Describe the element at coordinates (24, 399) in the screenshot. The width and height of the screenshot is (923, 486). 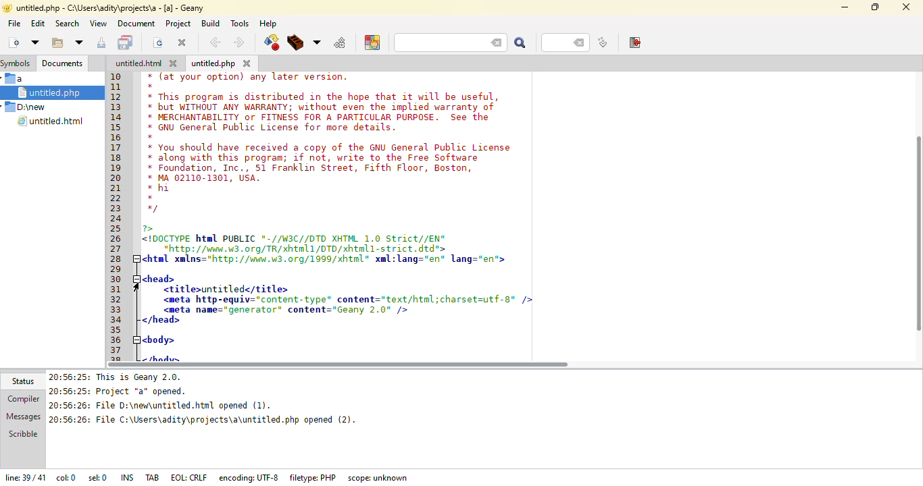
I see `compiler` at that location.